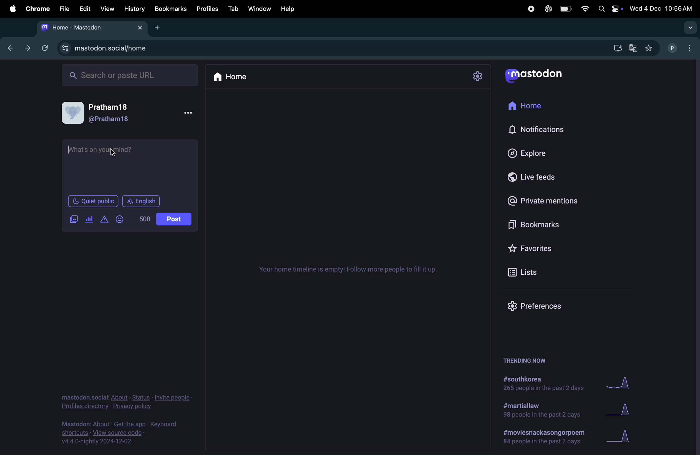  Describe the element at coordinates (63, 9) in the screenshot. I see `file` at that location.